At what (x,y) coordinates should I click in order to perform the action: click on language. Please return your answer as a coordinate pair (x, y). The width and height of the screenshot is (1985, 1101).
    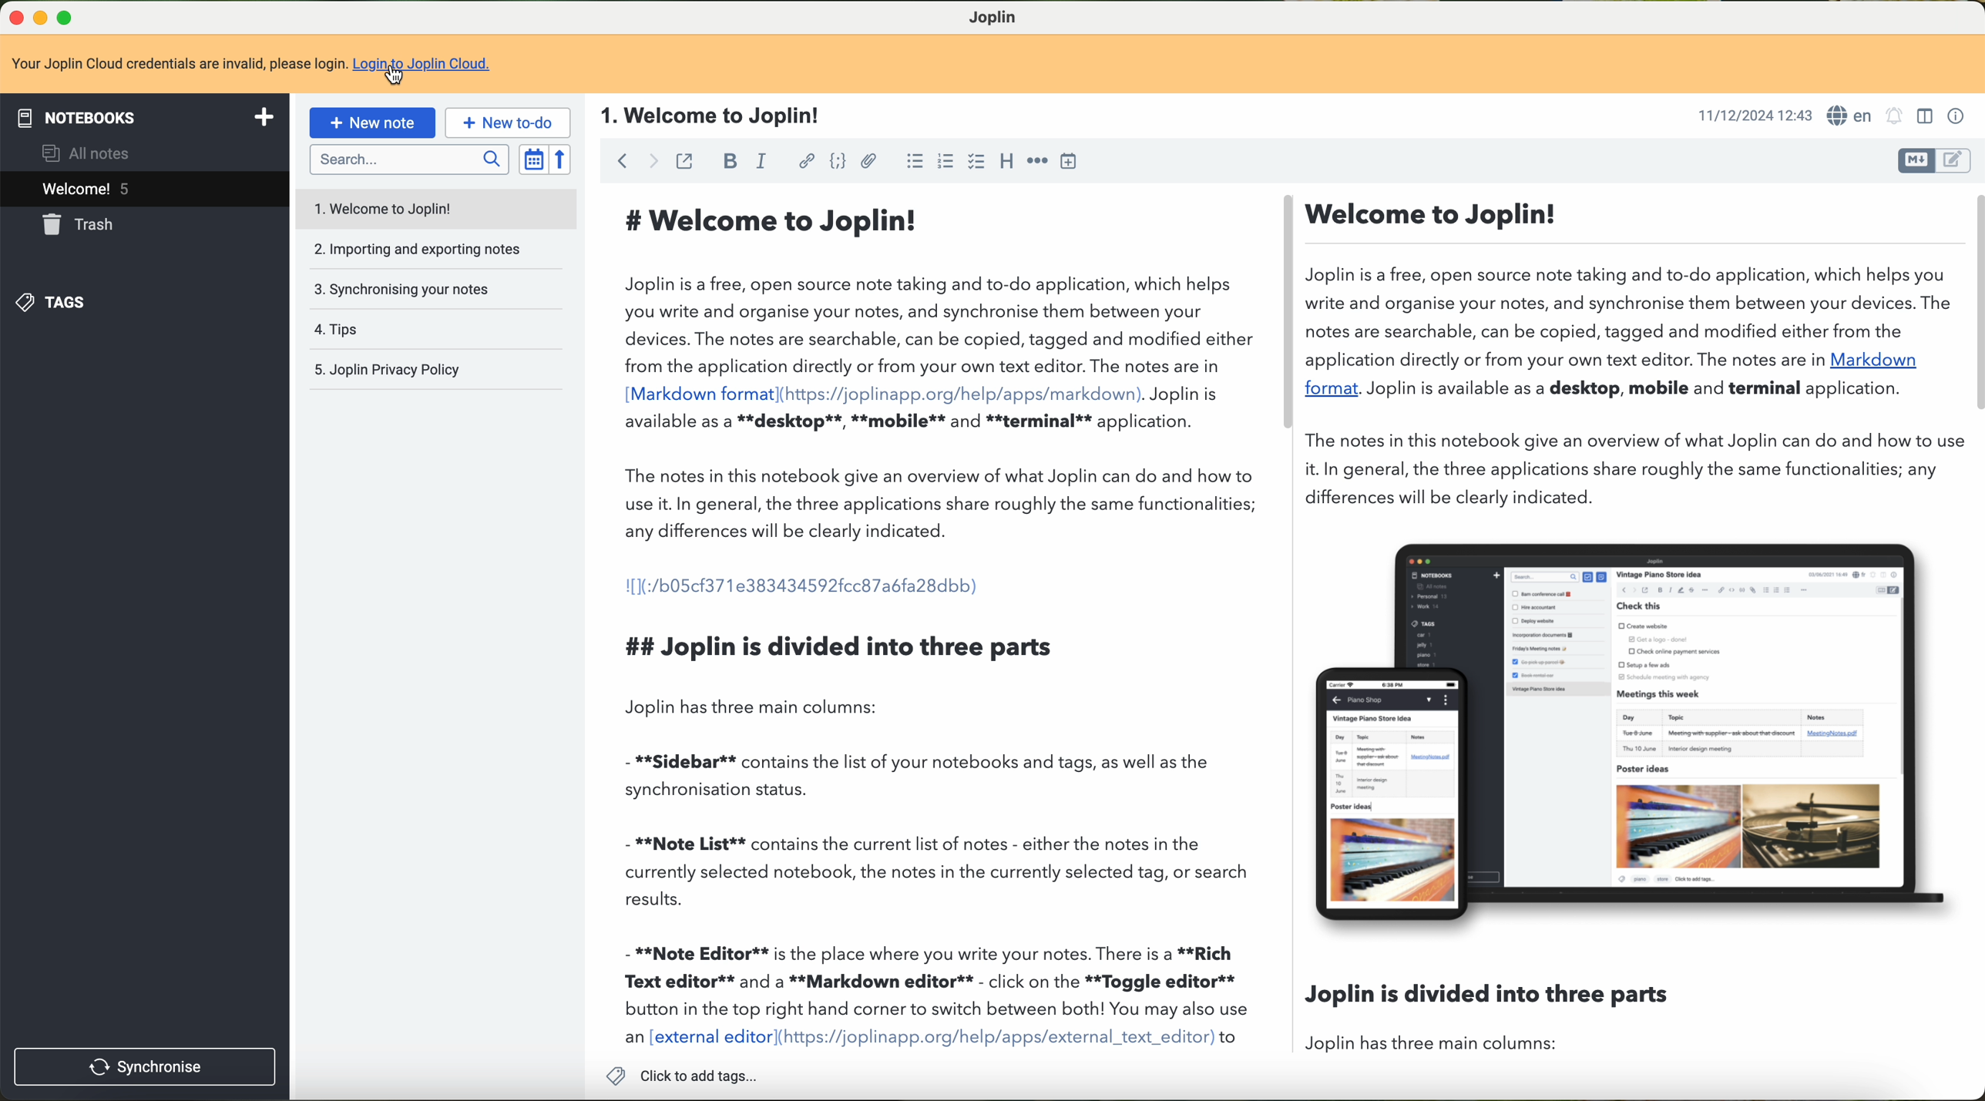
    Looking at the image, I should click on (1852, 116).